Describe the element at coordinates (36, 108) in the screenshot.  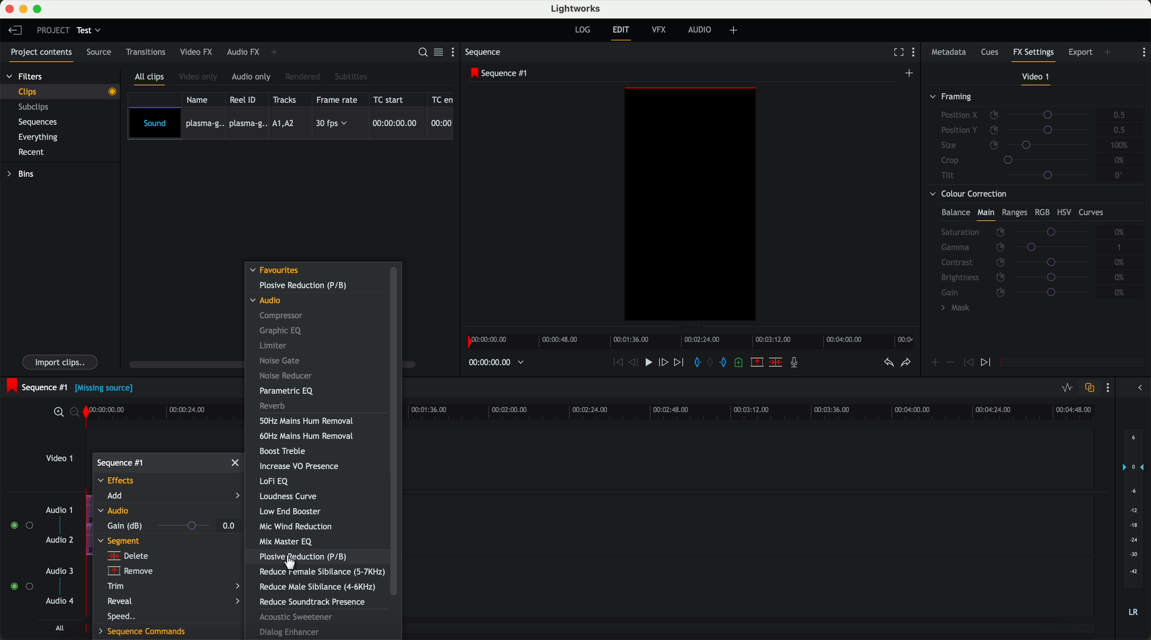
I see `subclips` at that location.